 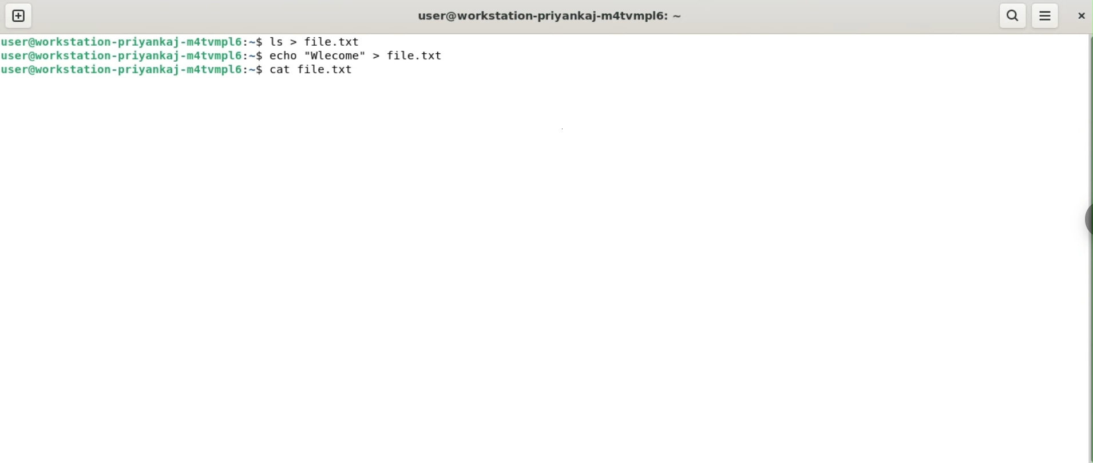 I want to click on echo "Wlecome" > file.txt, so click(x=362, y=55).